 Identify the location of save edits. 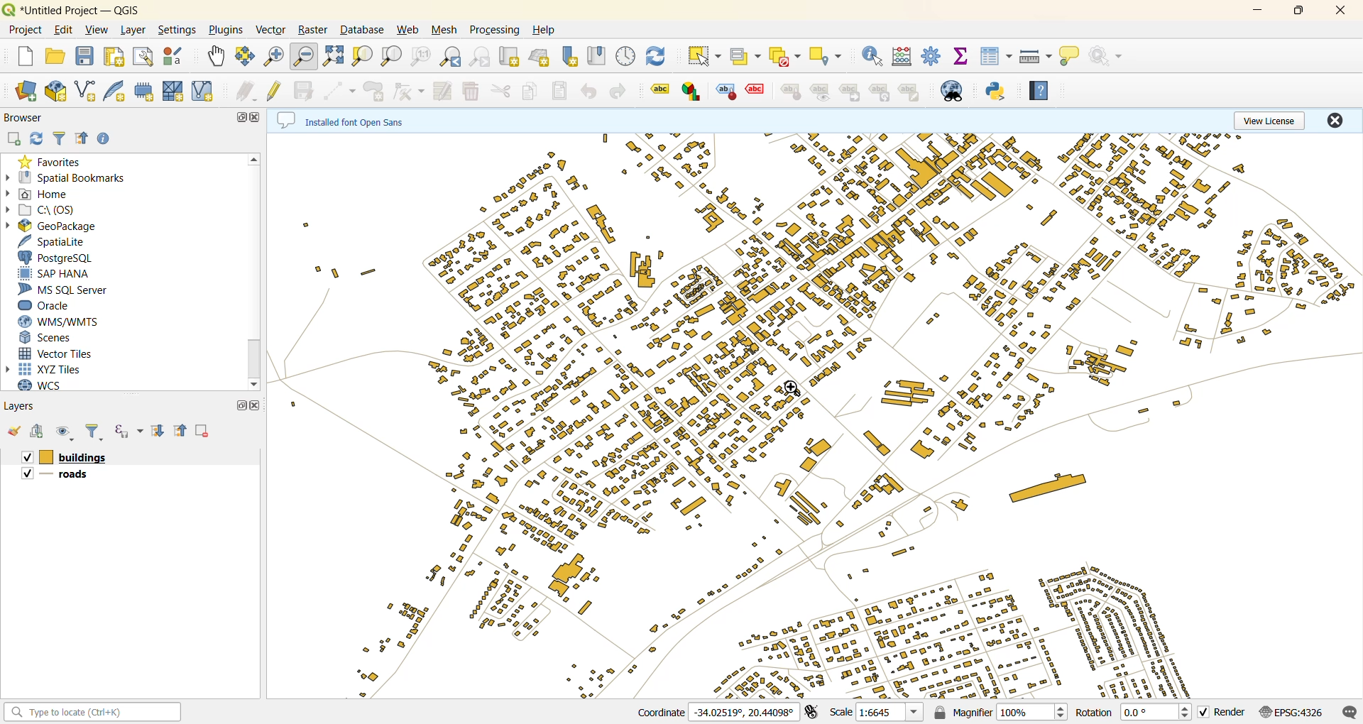
(305, 91).